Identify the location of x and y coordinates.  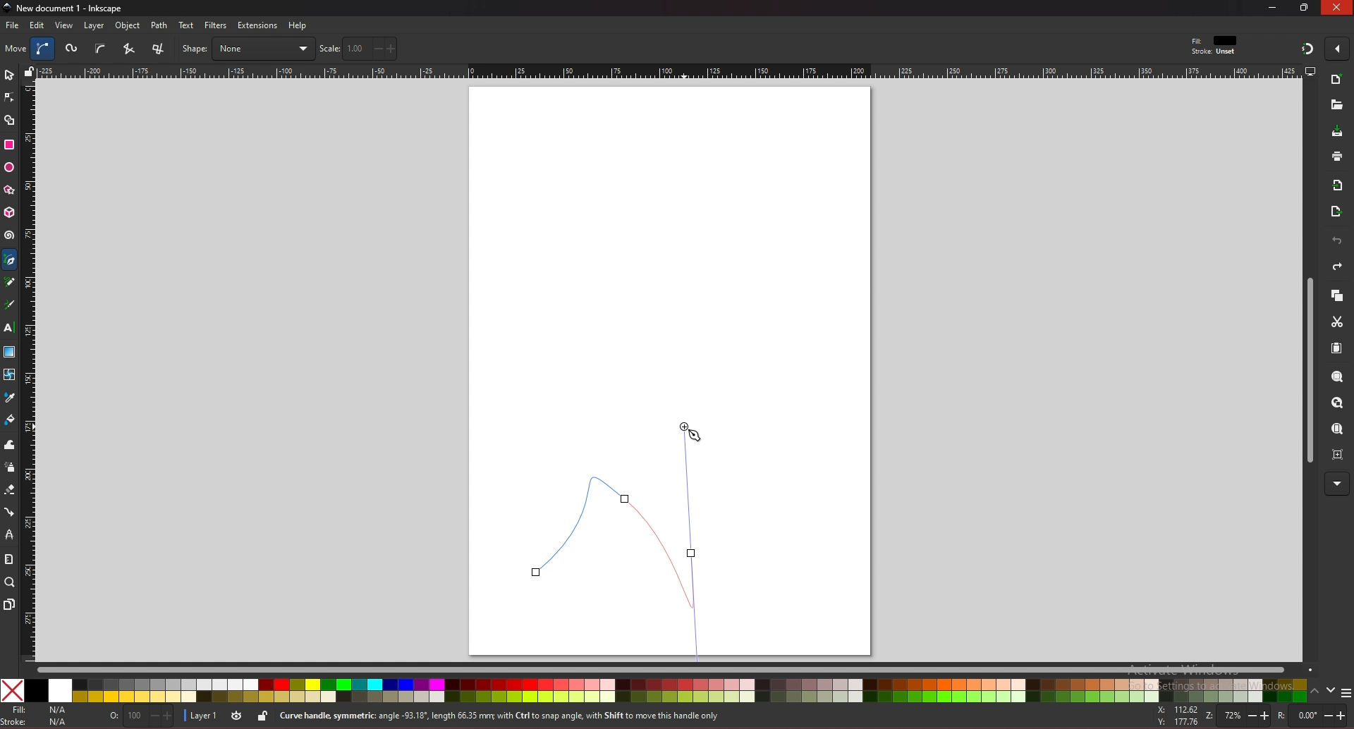
(1176, 716).